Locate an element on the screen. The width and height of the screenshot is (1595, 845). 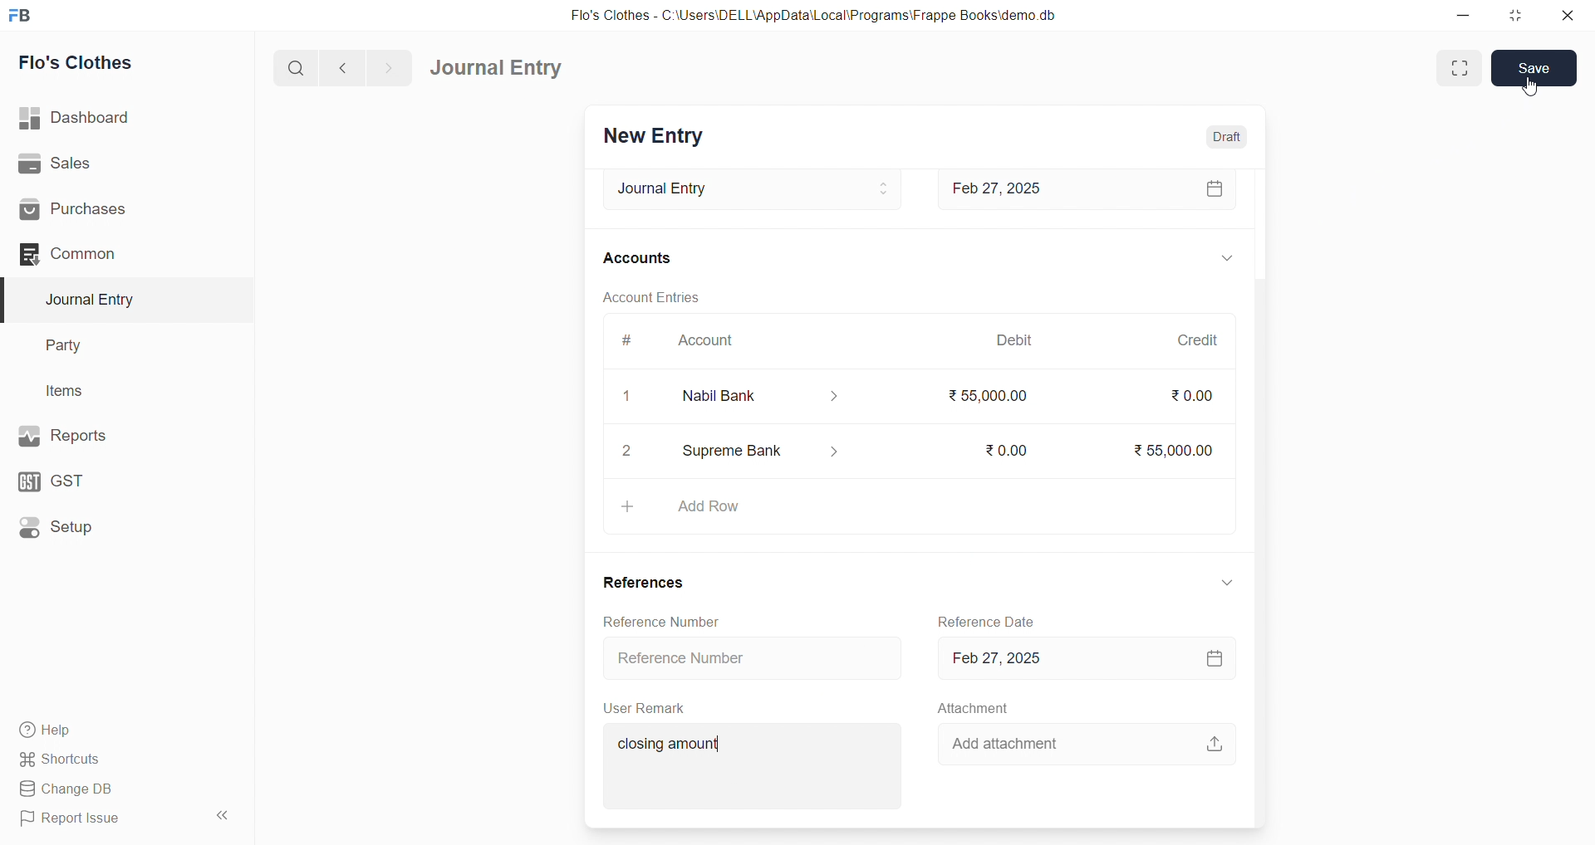
navigate forward is located at coordinates (393, 67).